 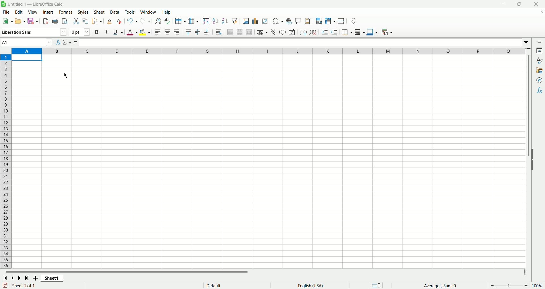 I want to click on last sheet, so click(x=27, y=278).